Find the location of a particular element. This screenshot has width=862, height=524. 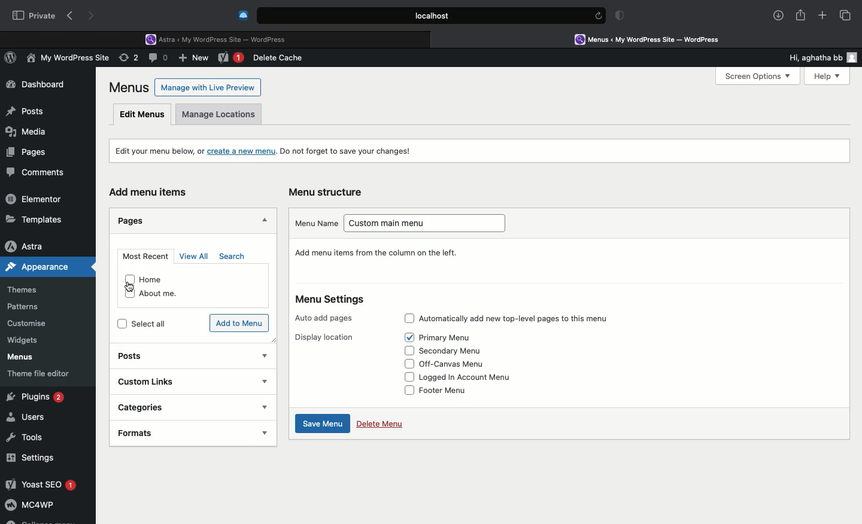

Tabs is located at coordinates (846, 15).